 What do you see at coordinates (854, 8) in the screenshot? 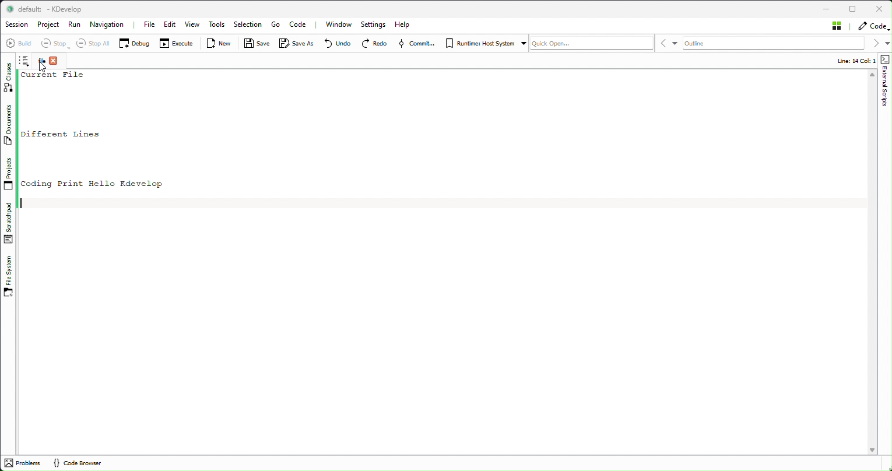
I see `Maximize` at bounding box center [854, 8].